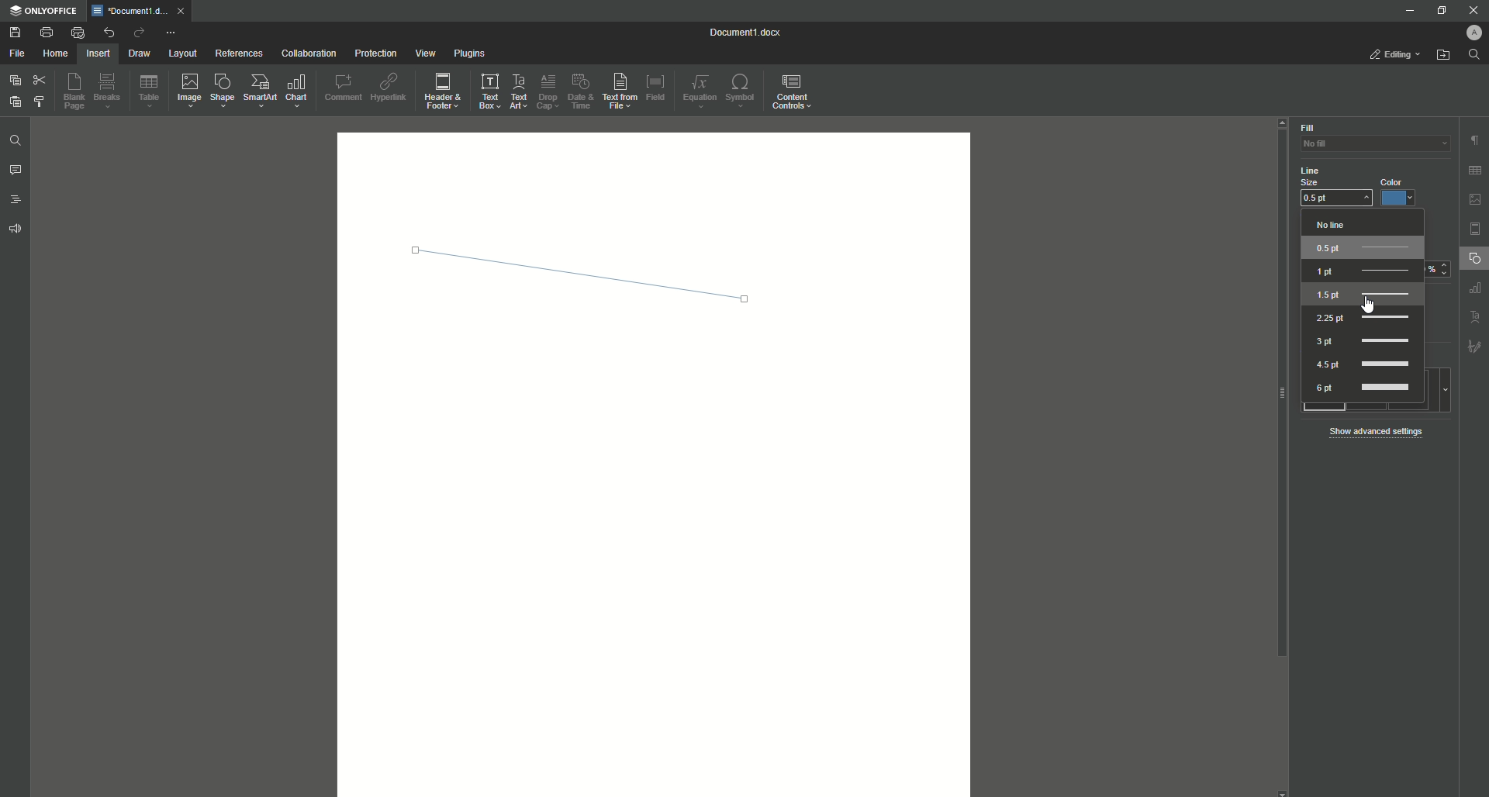  Describe the element at coordinates (1474, 10) in the screenshot. I see `Close` at that location.